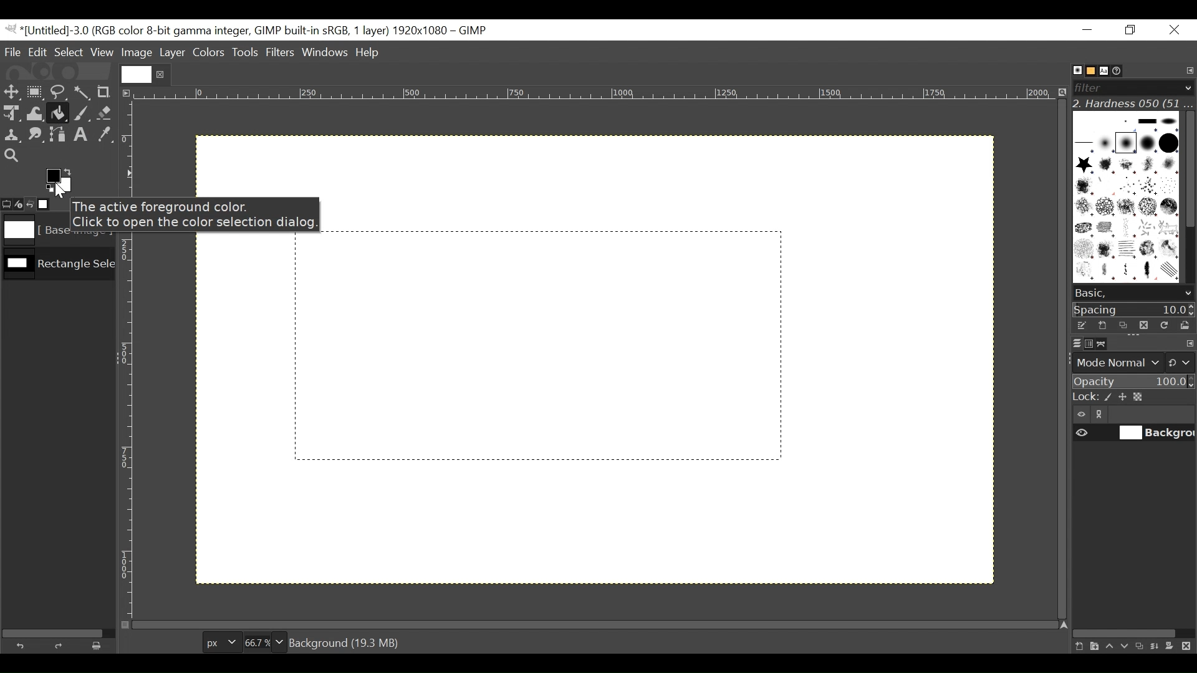  Describe the element at coordinates (1122, 70) in the screenshot. I see `Document History` at that location.